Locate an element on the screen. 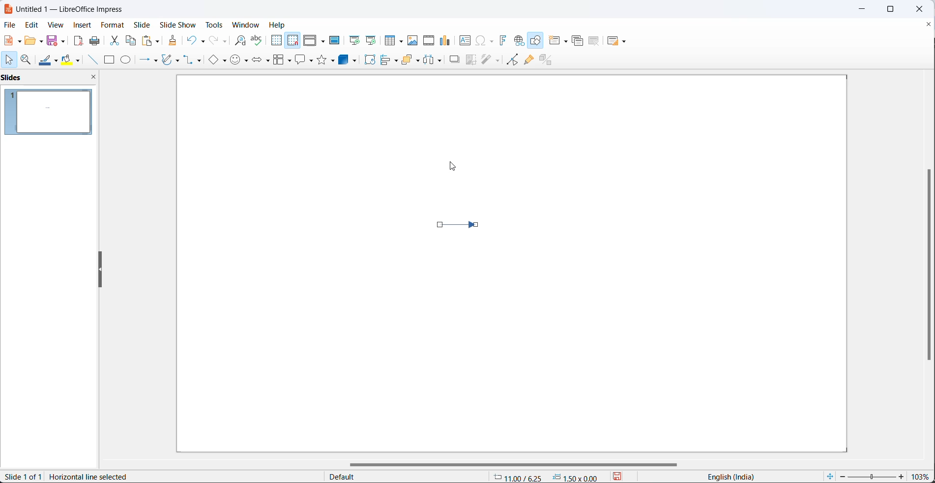 This screenshot has width=935, height=483. show gluepoint function is located at coordinates (528, 60).